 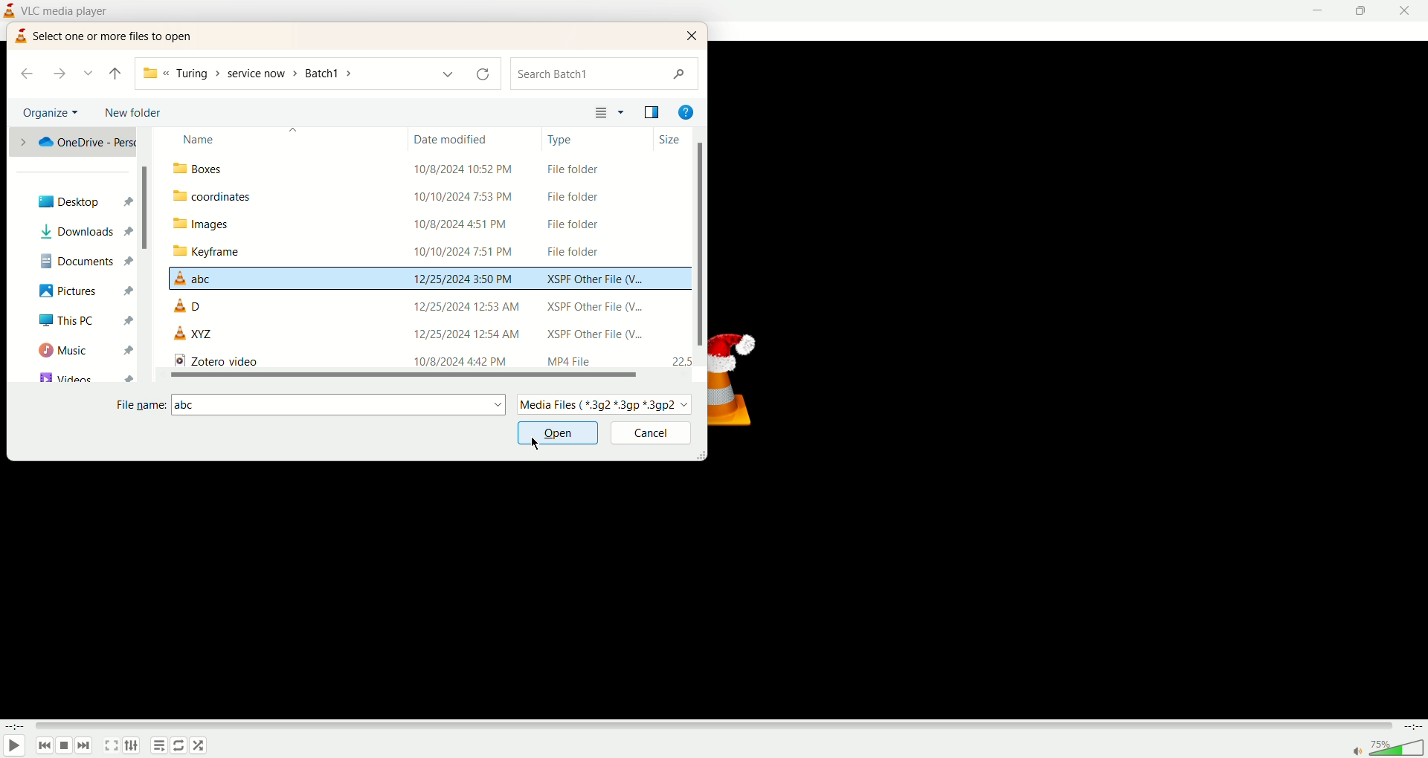 I want to click on time left, so click(x=1411, y=726).